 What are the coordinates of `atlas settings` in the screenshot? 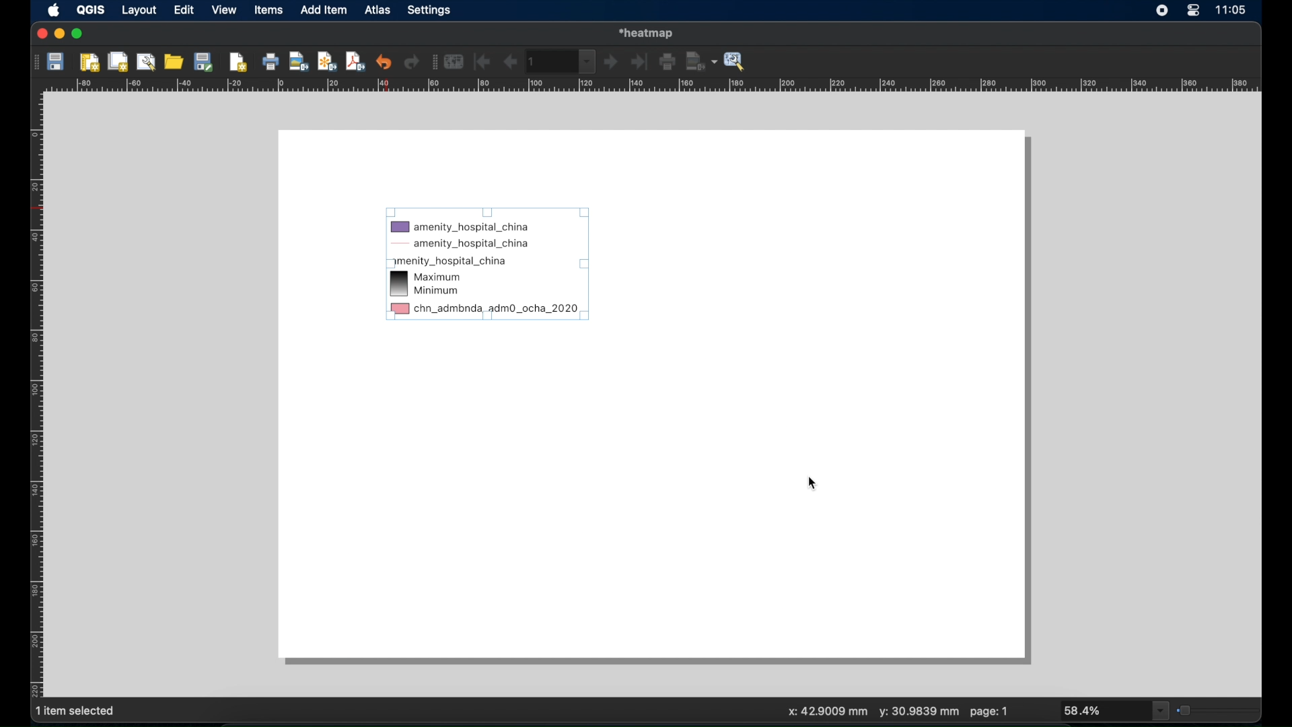 It's located at (735, 62).